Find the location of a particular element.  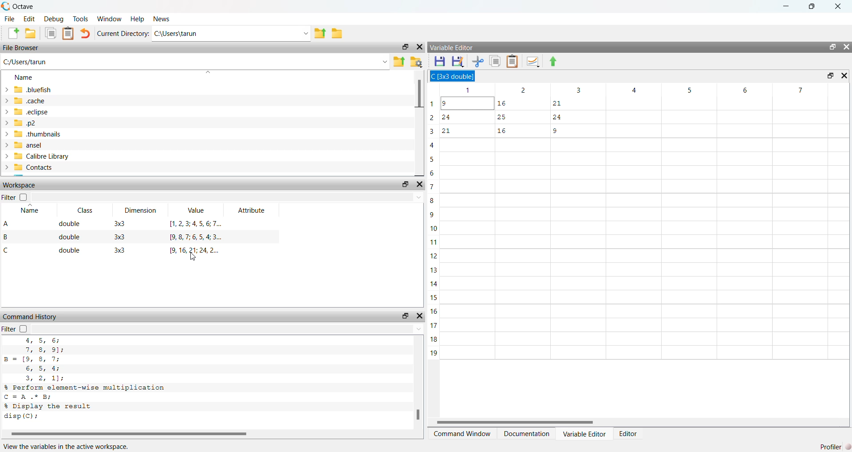

‘Command Window is located at coordinates (462, 435).